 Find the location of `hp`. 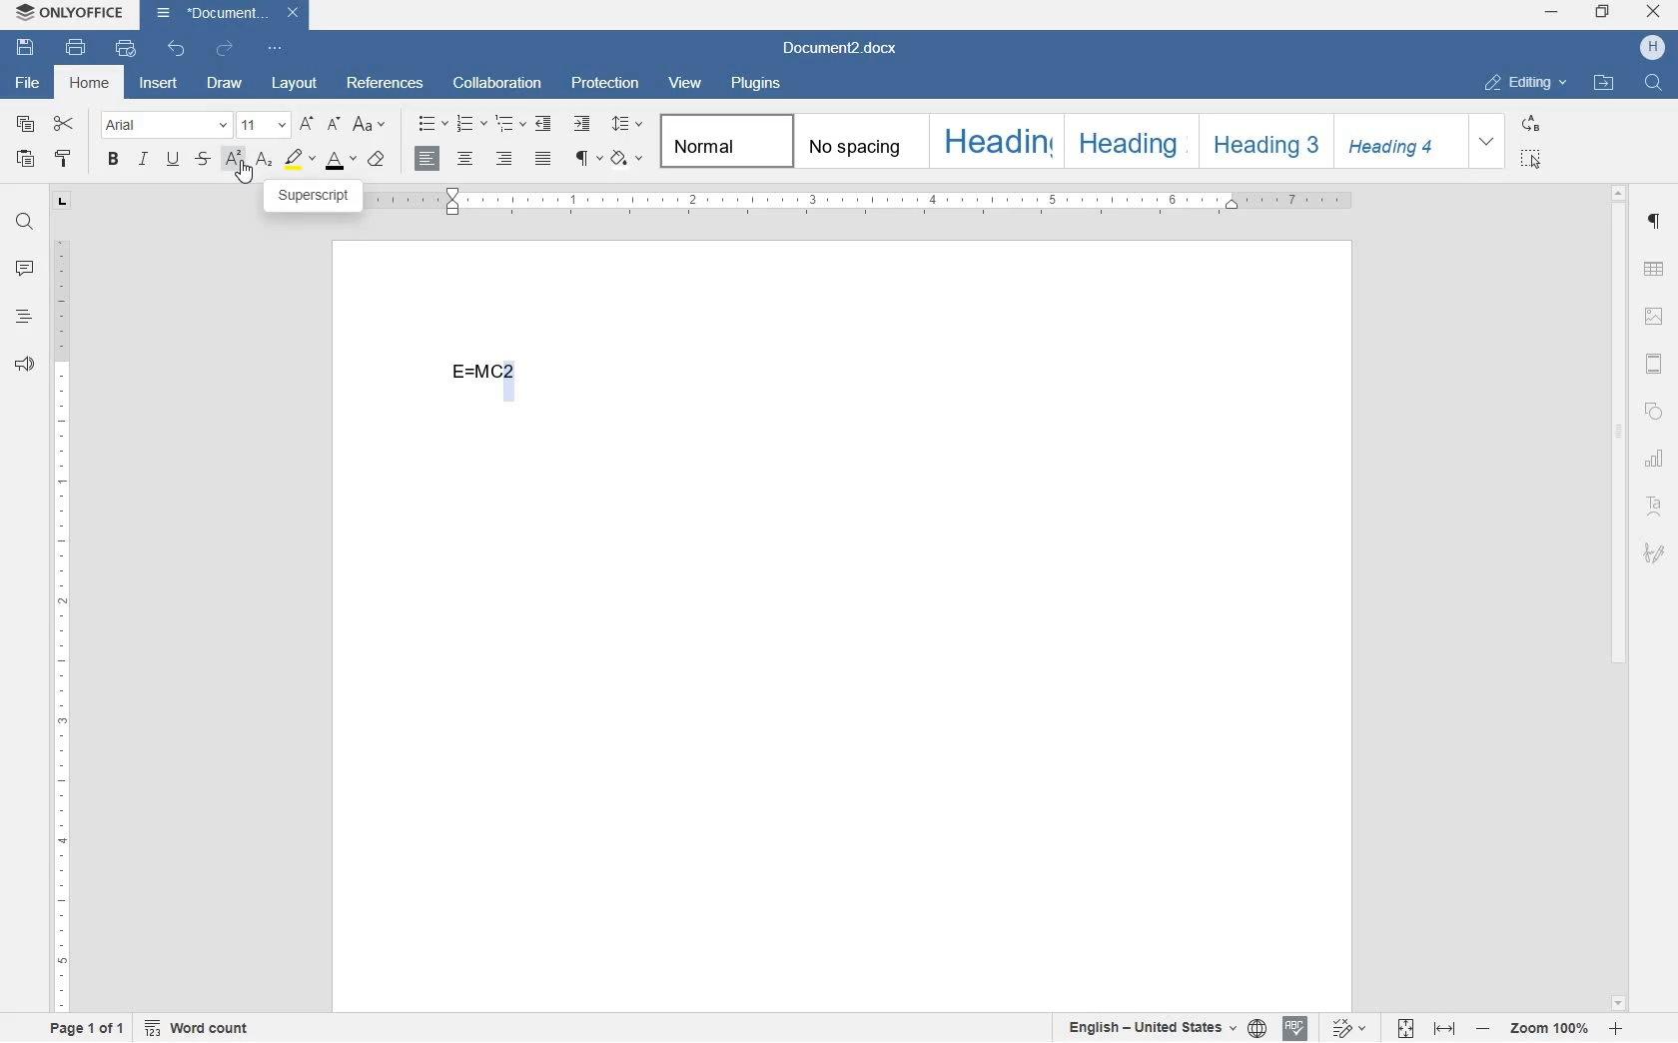

hp is located at coordinates (1653, 48).